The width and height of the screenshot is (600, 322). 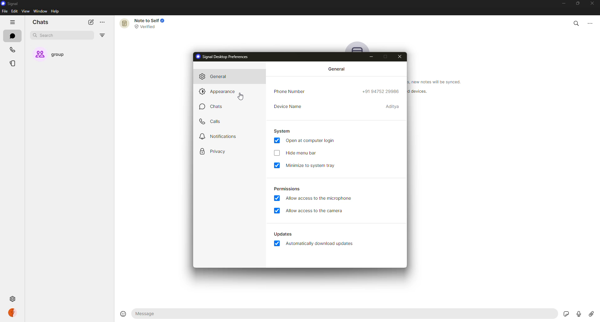 What do you see at coordinates (392, 107) in the screenshot?
I see `device name` at bounding box center [392, 107].